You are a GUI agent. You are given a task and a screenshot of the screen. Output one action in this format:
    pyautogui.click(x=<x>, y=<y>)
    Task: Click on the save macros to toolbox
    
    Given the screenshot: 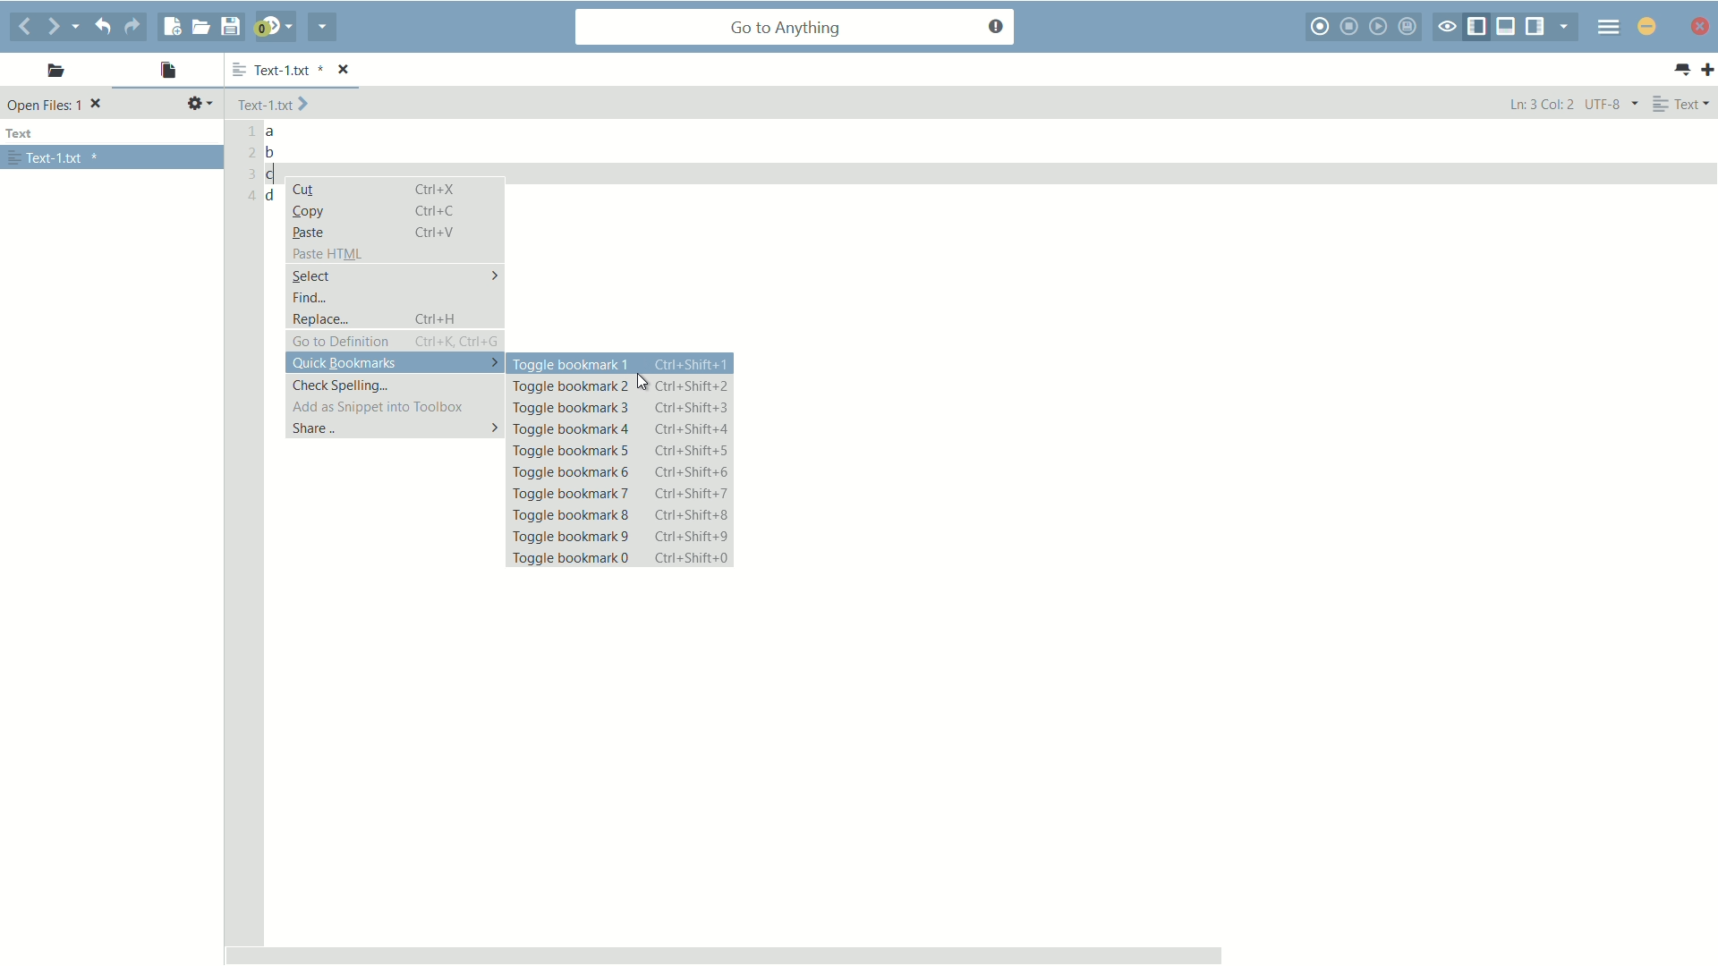 What is the action you would take?
    pyautogui.click(x=1409, y=26)
    